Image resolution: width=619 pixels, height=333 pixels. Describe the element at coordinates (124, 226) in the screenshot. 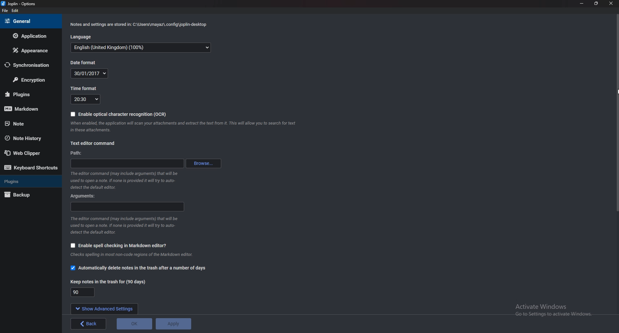

I see `Info on editor command` at that location.